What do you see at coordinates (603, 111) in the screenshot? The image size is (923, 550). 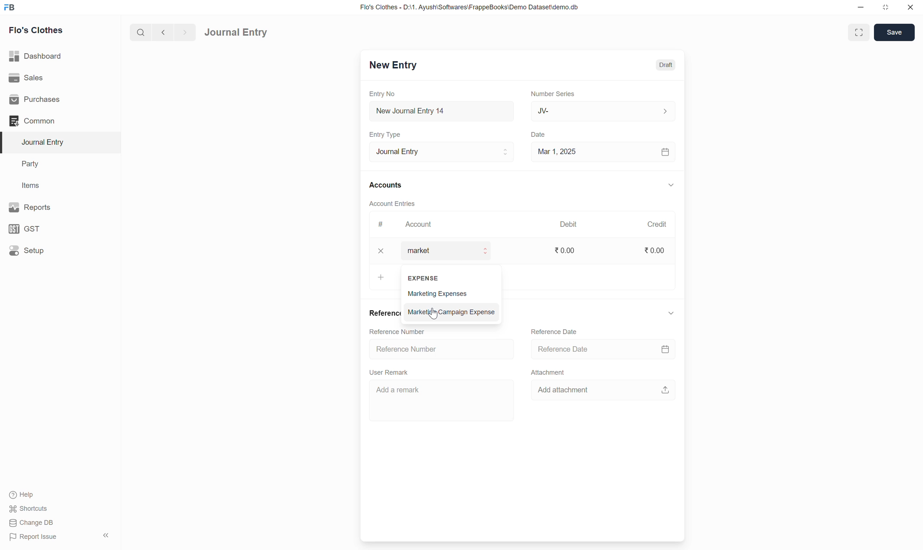 I see `JV-` at bounding box center [603, 111].